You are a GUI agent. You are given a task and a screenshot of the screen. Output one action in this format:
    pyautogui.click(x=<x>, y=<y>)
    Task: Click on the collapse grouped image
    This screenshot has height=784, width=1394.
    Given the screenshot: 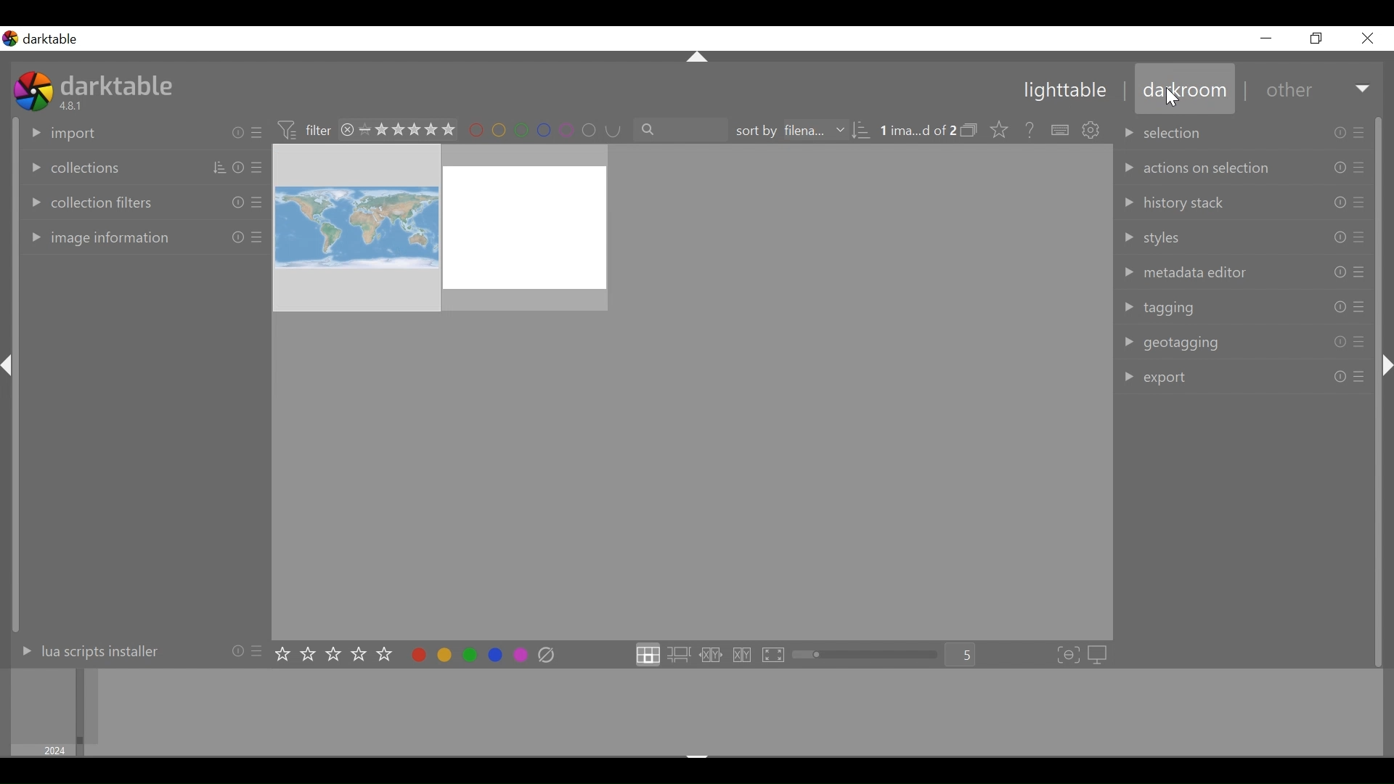 What is the action you would take?
    pyautogui.click(x=971, y=130)
    